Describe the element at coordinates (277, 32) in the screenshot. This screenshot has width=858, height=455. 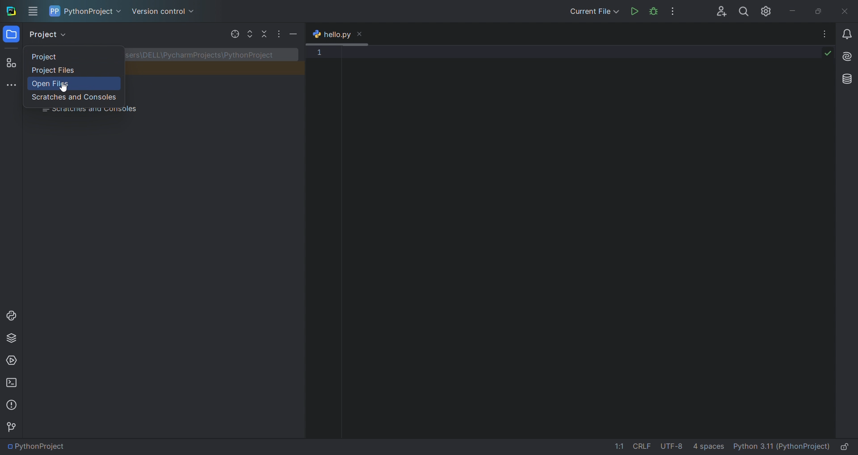
I see `options` at that location.